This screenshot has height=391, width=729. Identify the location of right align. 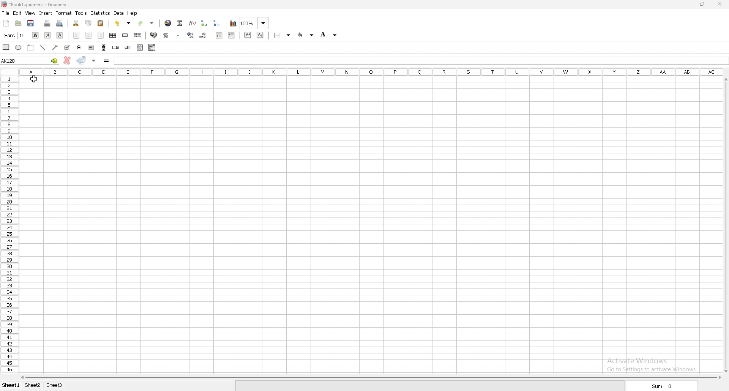
(101, 35).